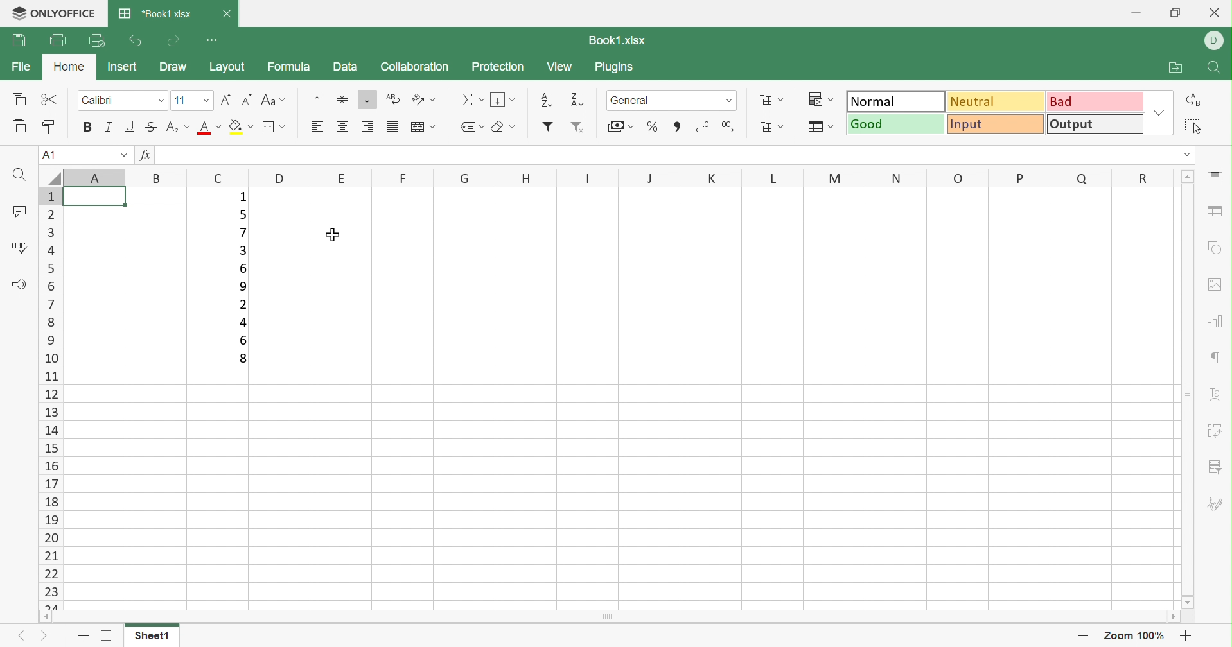 The image size is (1232, 647). What do you see at coordinates (678, 127) in the screenshot?
I see `Comma style` at bounding box center [678, 127].